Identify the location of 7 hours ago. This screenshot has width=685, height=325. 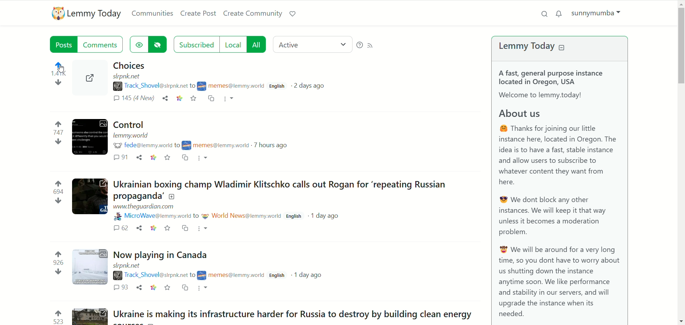
(275, 145).